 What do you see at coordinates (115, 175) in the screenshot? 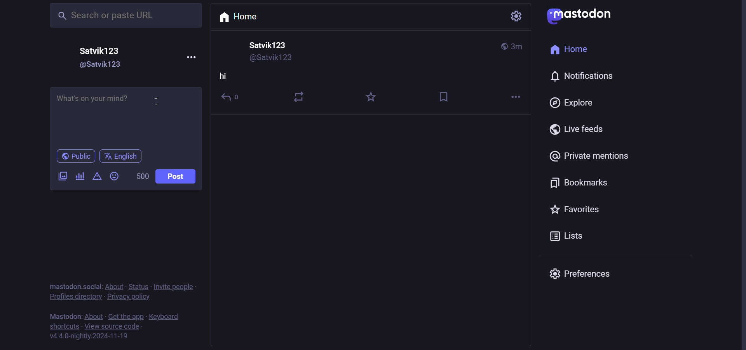
I see `emoji` at bounding box center [115, 175].